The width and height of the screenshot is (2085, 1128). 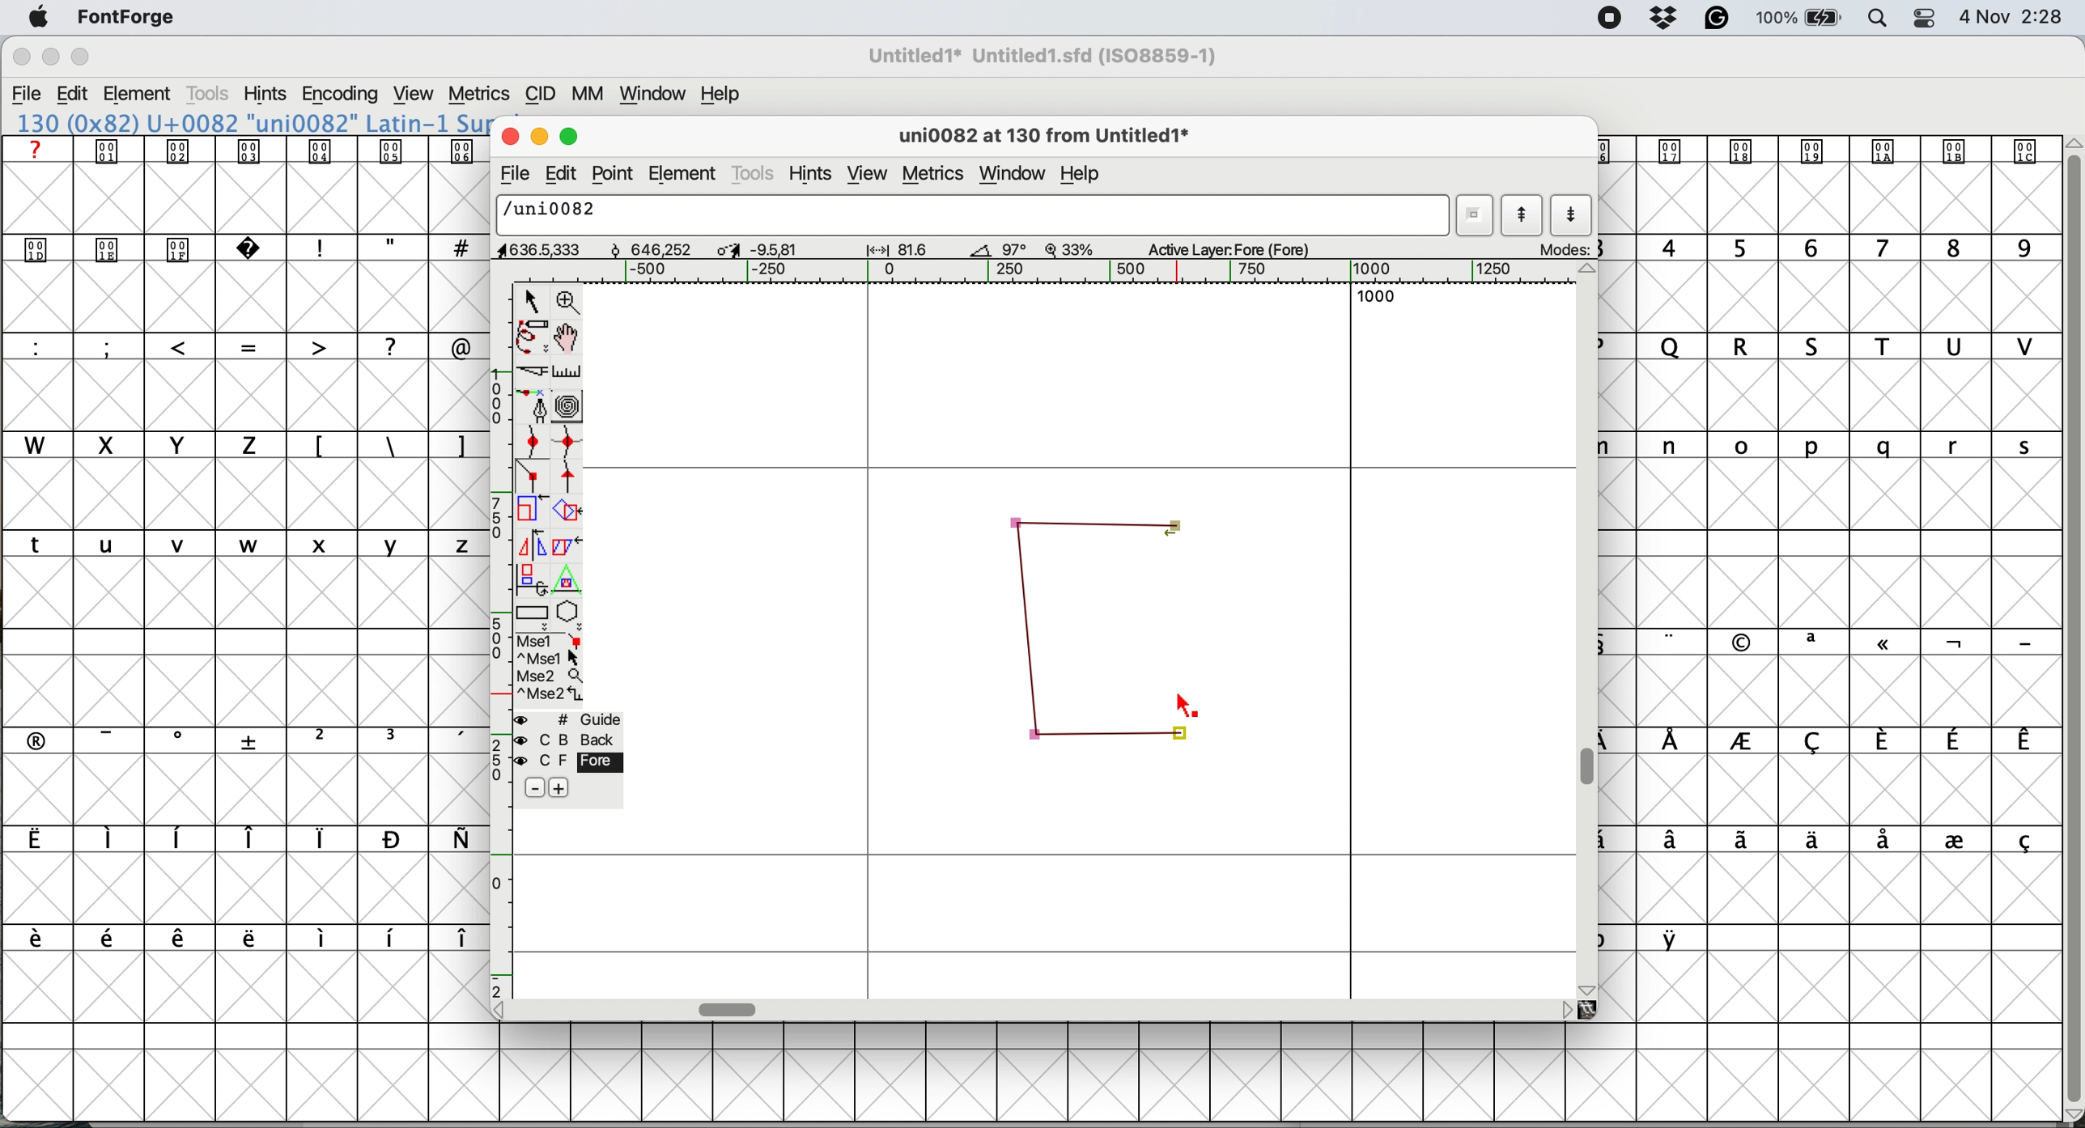 What do you see at coordinates (390, 447) in the screenshot?
I see `symbols` at bounding box center [390, 447].